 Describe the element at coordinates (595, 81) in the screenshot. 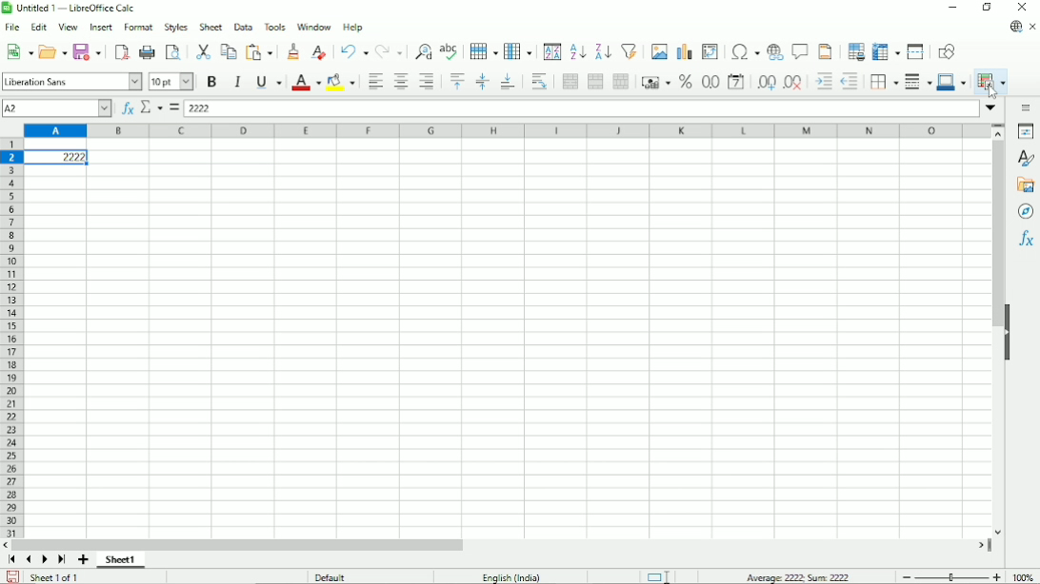

I see `Merge cells` at that location.